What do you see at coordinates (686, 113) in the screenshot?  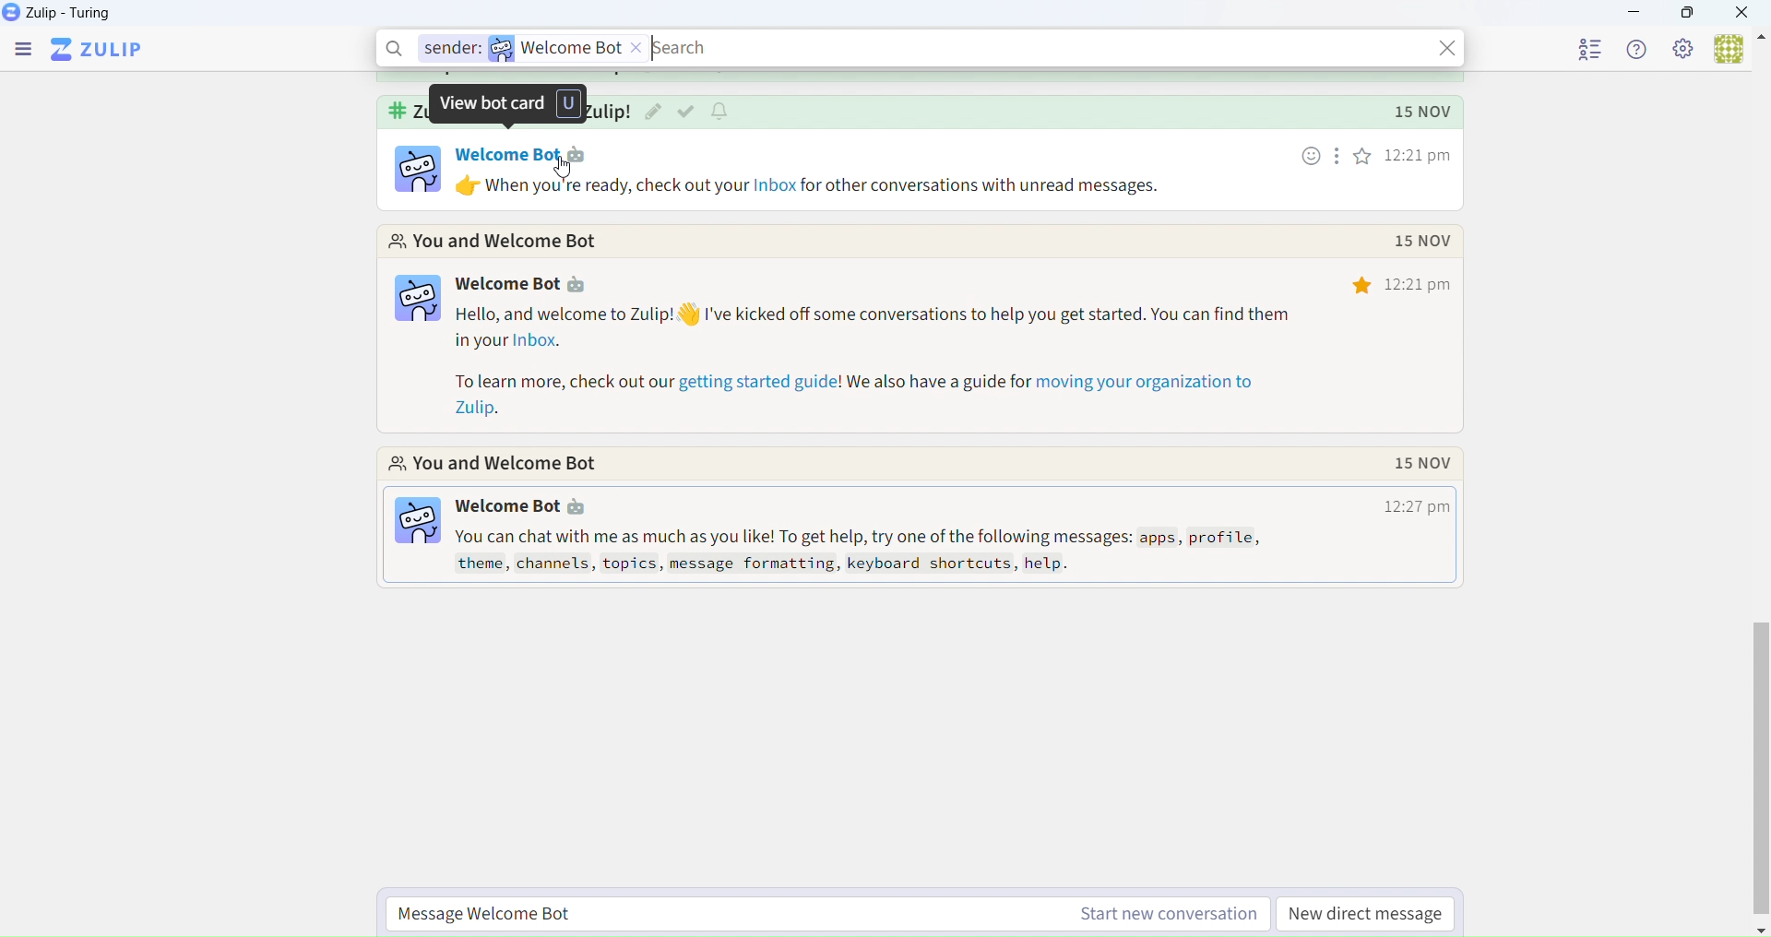 I see `mark` at bounding box center [686, 113].